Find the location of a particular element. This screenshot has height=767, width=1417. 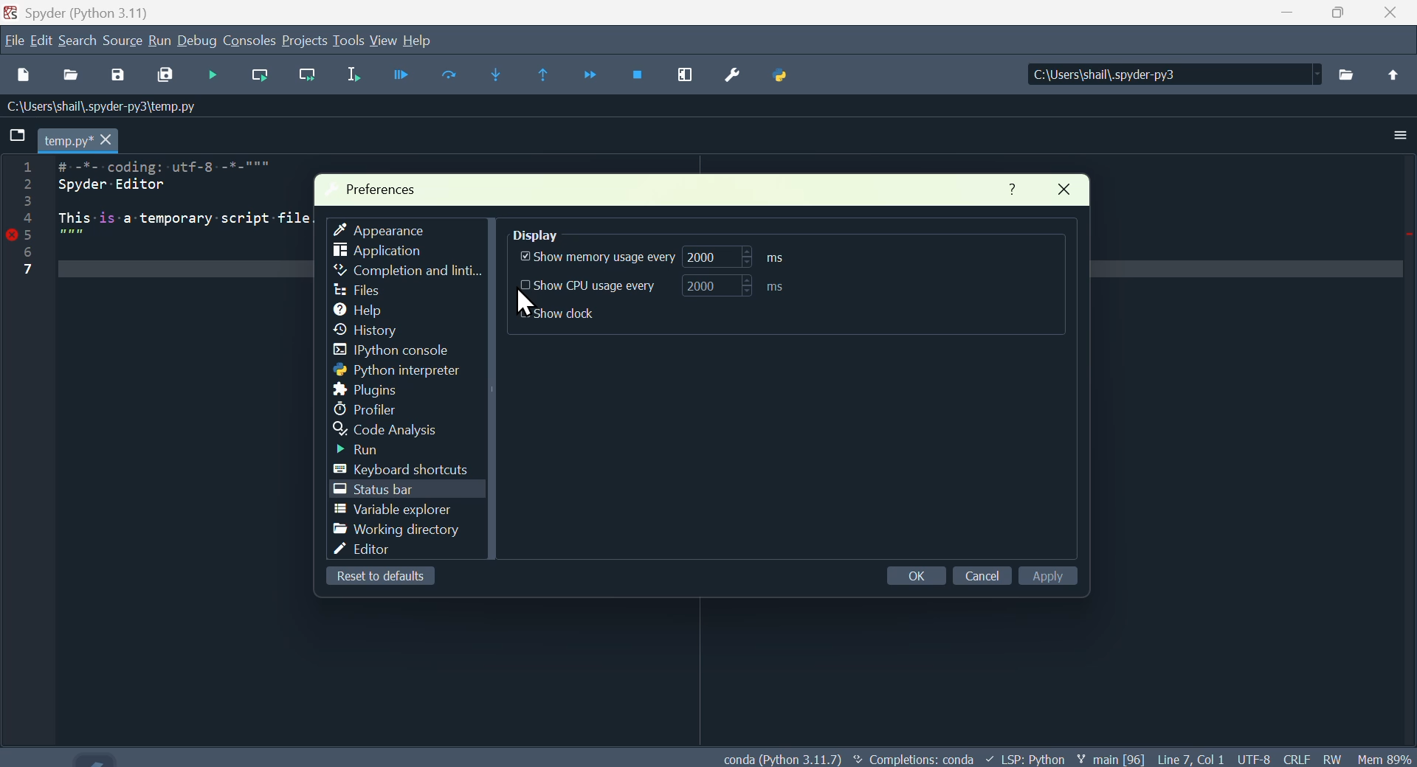

Preferences is located at coordinates (386, 189).